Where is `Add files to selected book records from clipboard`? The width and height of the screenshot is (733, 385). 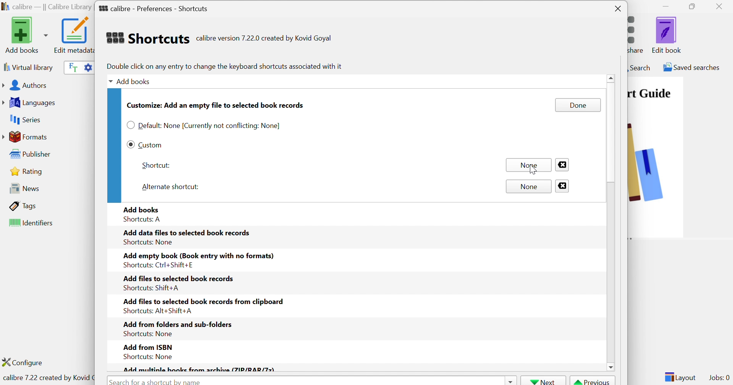 Add files to selected book records from clipboard is located at coordinates (205, 301).